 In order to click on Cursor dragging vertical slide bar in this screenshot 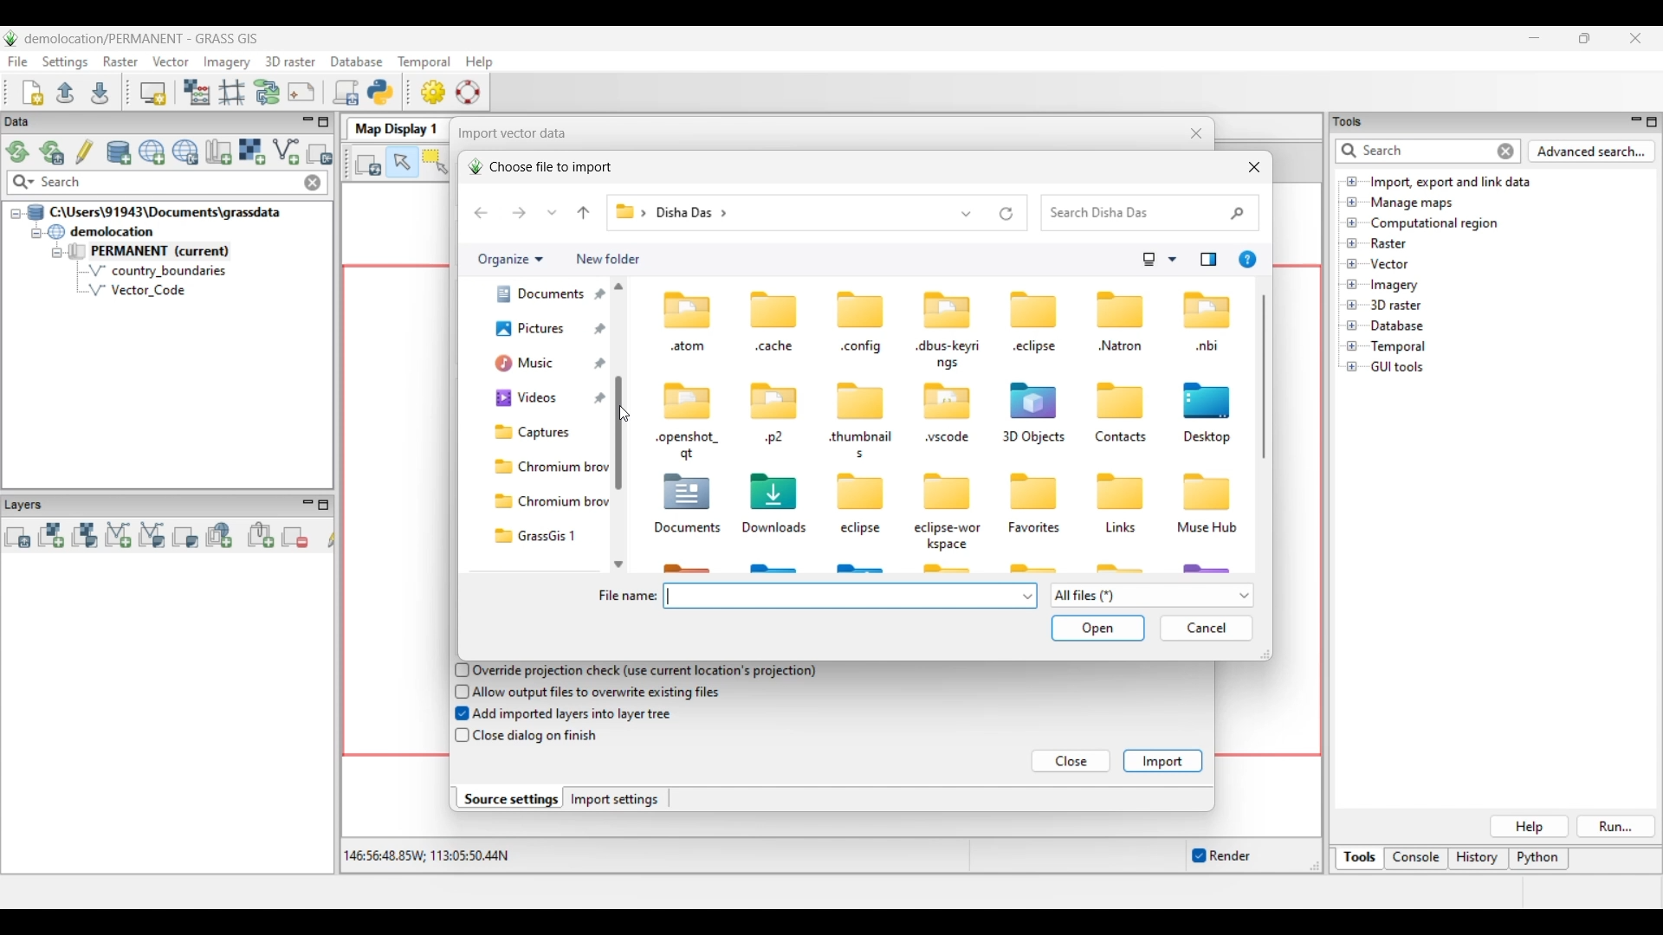, I will do `click(624, 414)`.